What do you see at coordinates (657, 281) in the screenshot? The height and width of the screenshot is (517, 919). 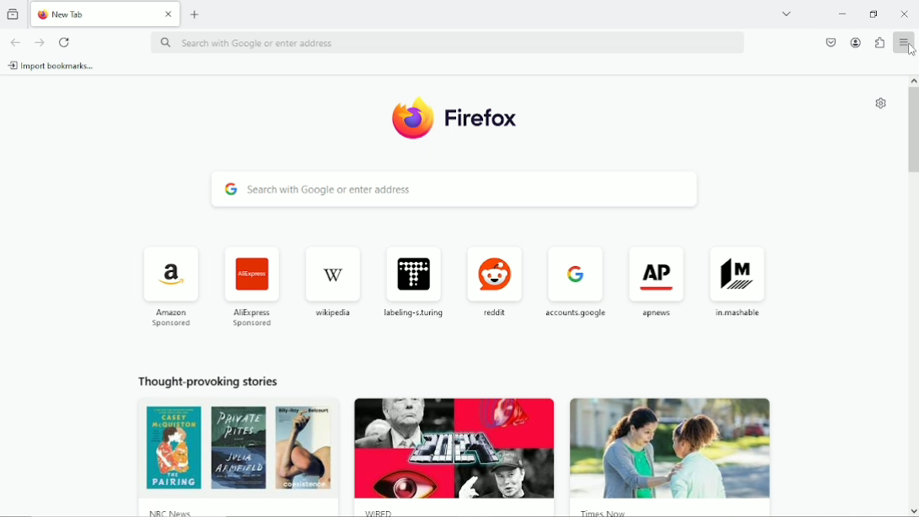 I see `apnews` at bounding box center [657, 281].